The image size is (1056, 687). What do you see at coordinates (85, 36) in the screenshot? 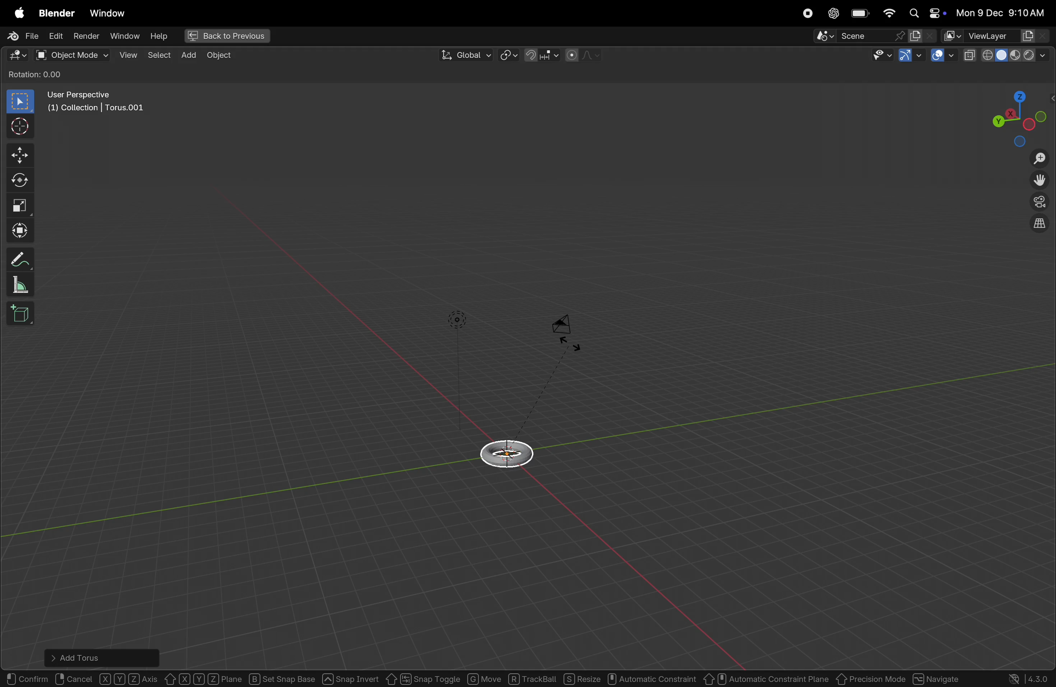
I see `render` at bounding box center [85, 36].